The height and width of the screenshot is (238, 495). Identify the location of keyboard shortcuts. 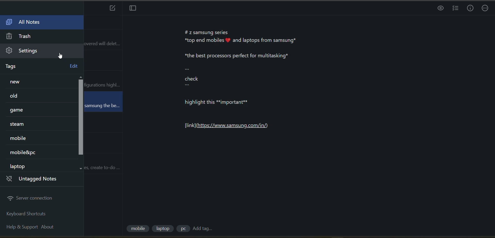
(28, 215).